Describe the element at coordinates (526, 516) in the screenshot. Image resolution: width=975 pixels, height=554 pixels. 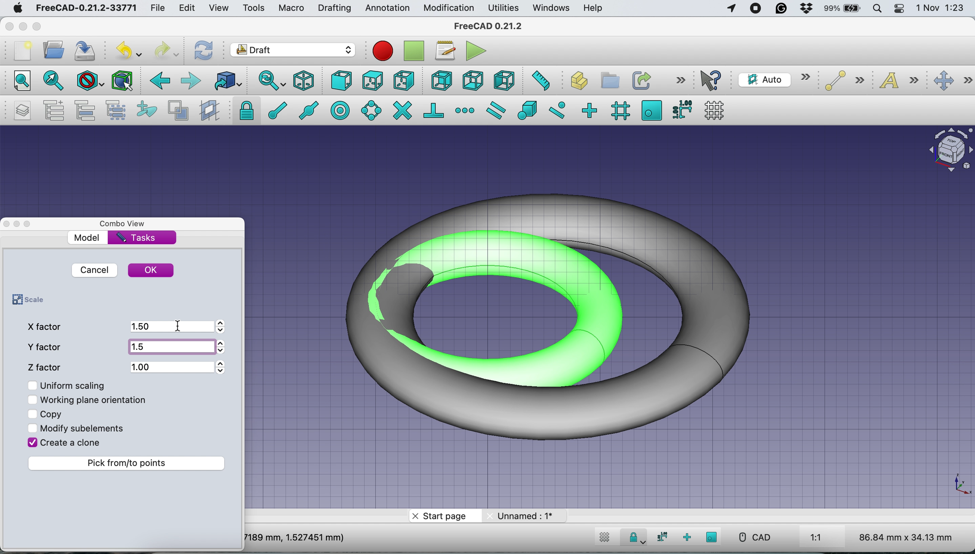
I see `unnamed: 1*` at that location.